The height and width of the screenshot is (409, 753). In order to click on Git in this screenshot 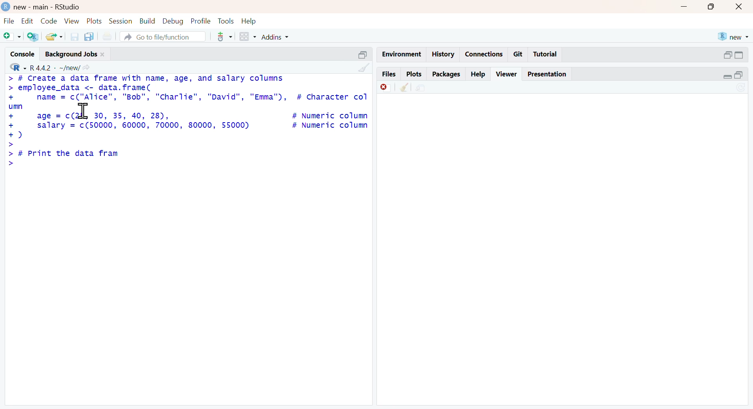, I will do `click(519, 54)`.